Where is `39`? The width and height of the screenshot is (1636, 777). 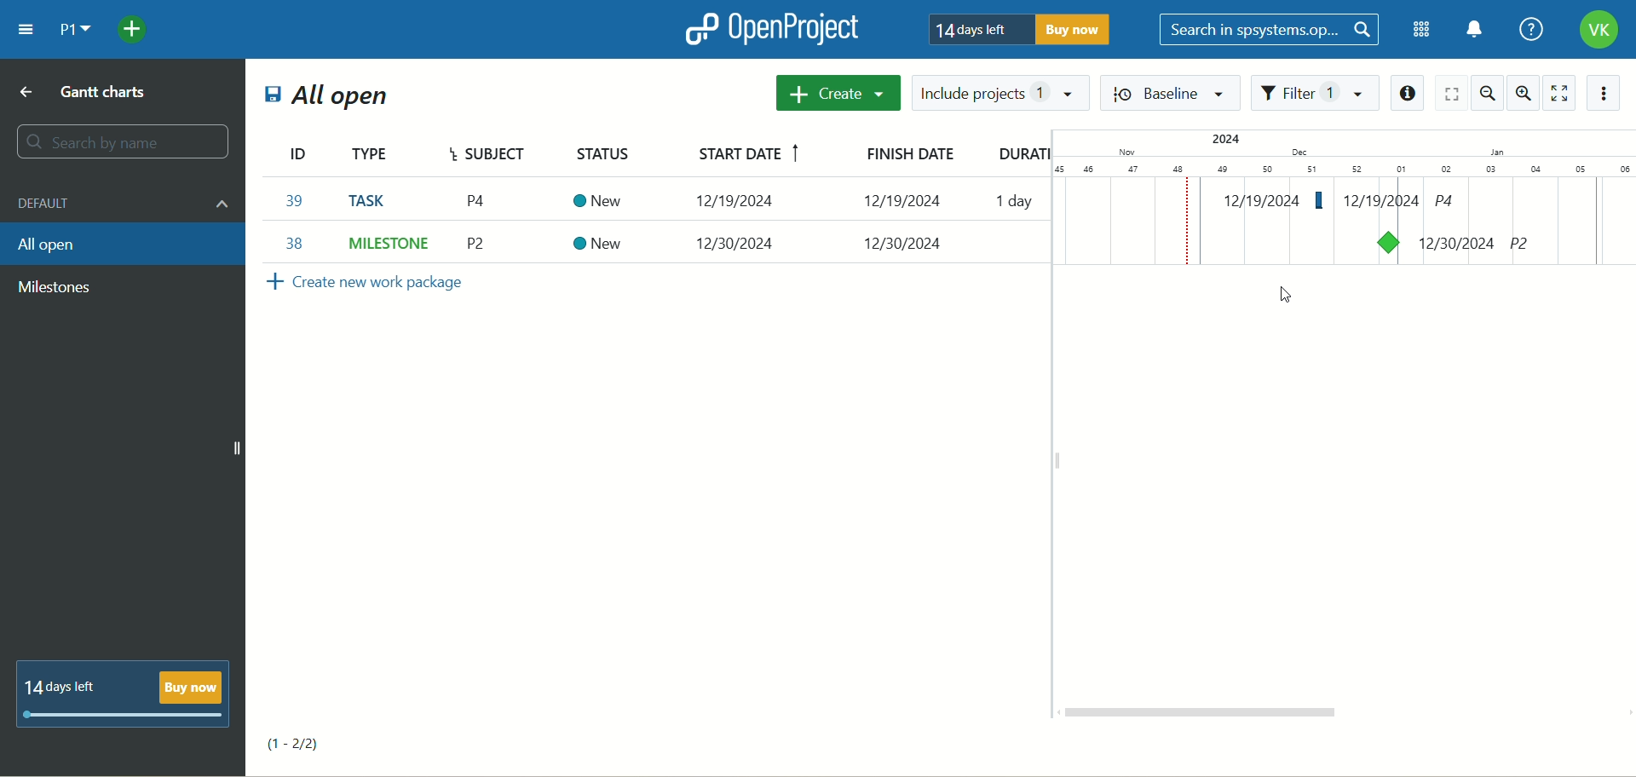 39 is located at coordinates (300, 242).